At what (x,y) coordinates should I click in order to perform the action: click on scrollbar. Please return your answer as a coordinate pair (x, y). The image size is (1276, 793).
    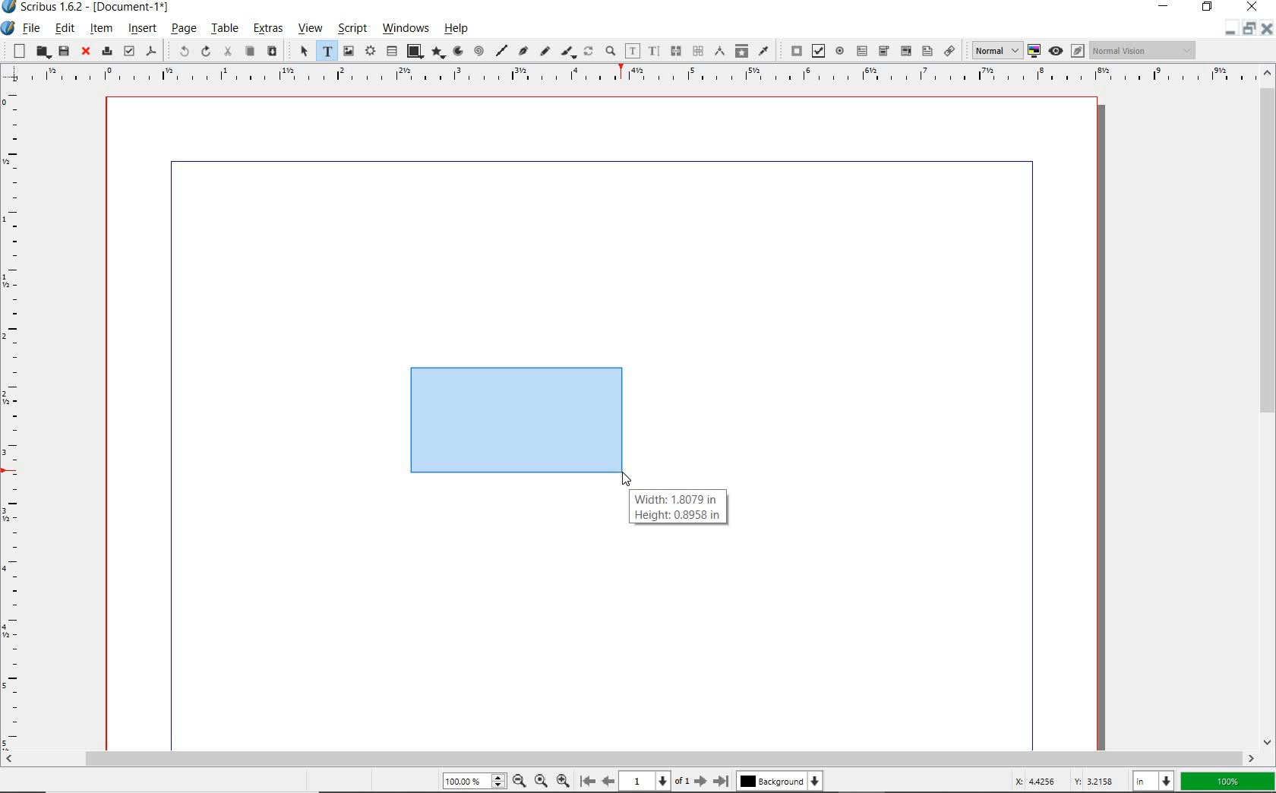
    Looking at the image, I should click on (1268, 406).